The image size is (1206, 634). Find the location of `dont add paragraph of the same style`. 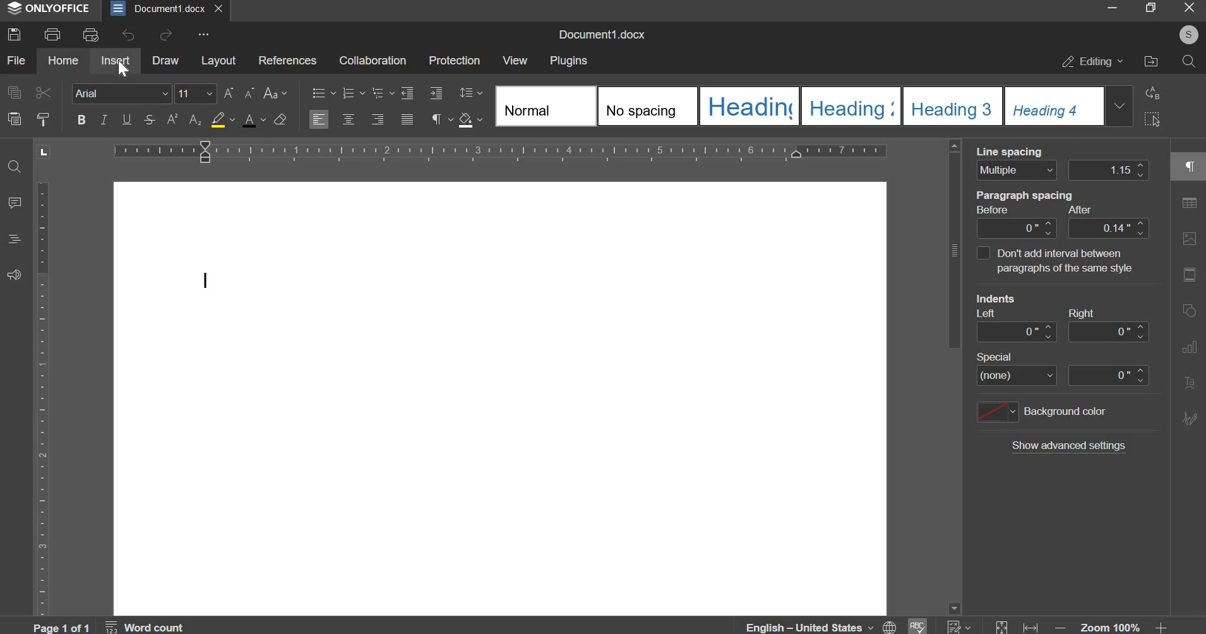

dont add paragraph of the same style is located at coordinates (1075, 265).